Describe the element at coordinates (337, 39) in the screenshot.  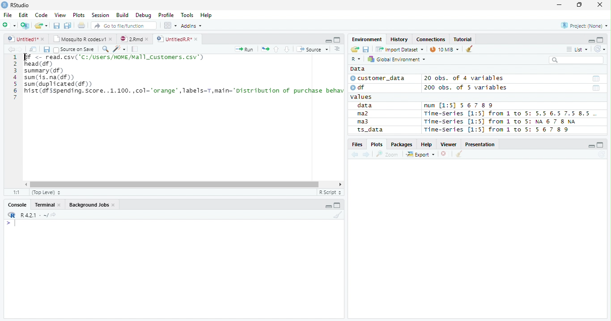
I see `Maximize` at that location.